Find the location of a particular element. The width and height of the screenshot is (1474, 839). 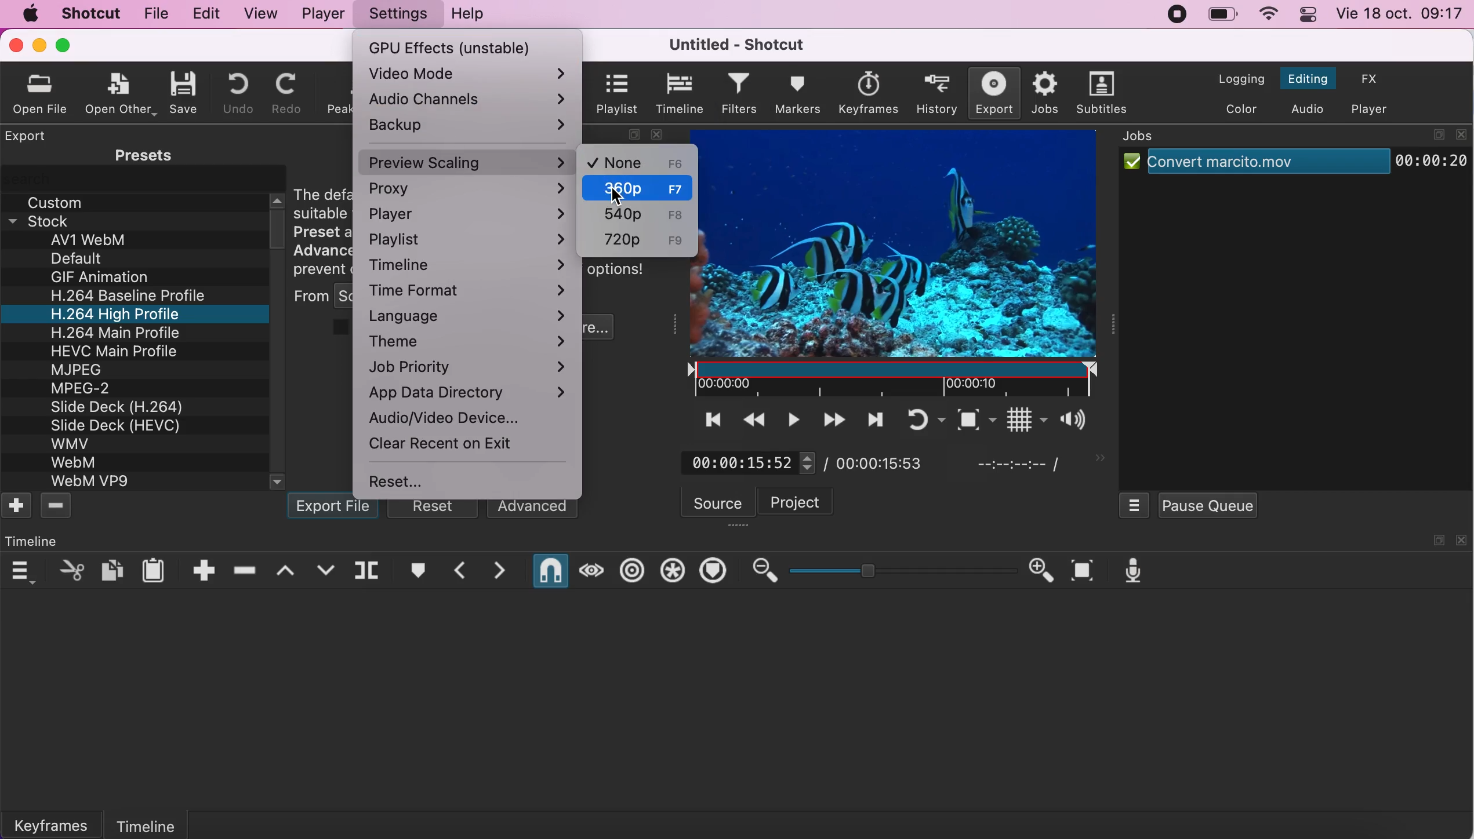

app data directory is located at coordinates (470, 391).